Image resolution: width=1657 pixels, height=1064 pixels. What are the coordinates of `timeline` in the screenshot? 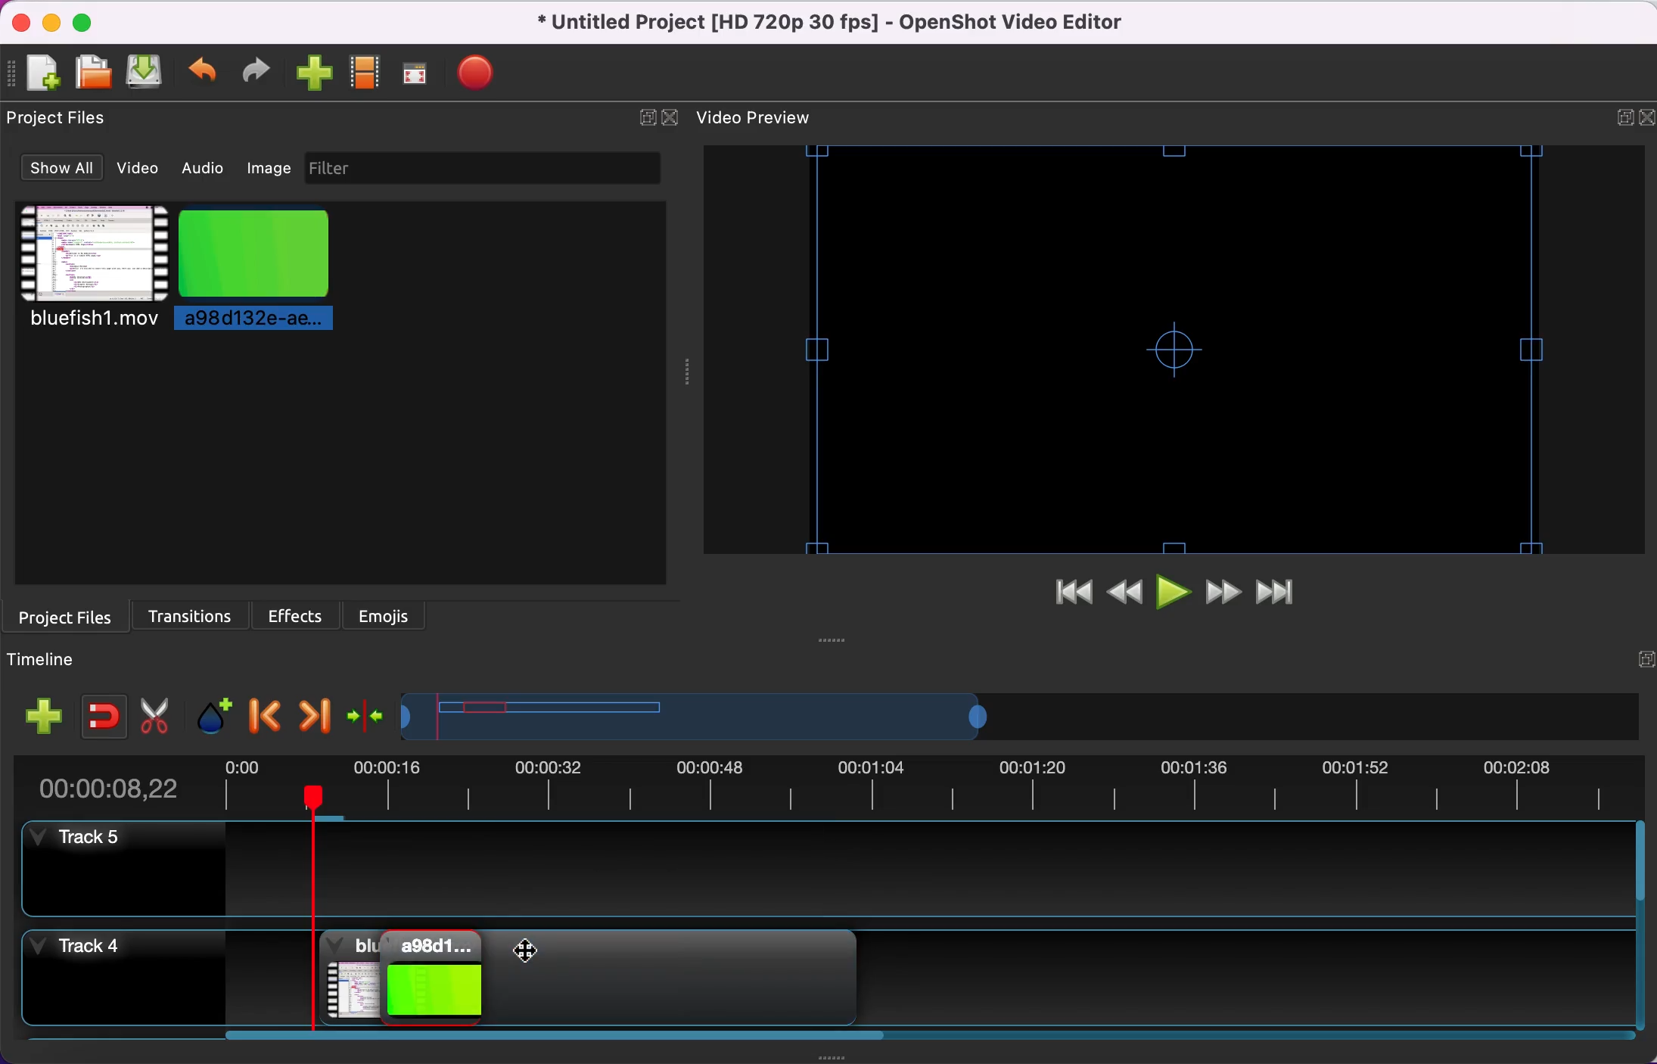 It's located at (56, 662).